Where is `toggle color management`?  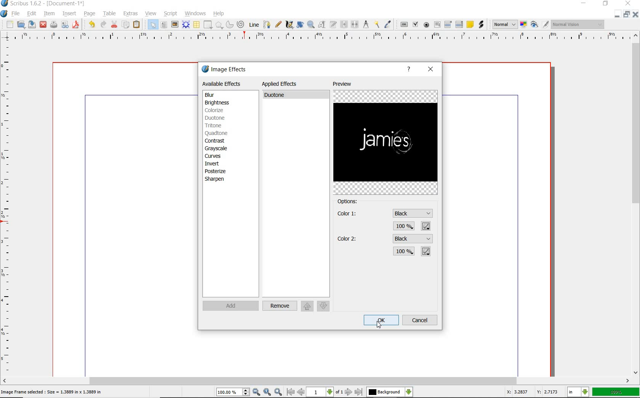 toggle color management is located at coordinates (523, 24).